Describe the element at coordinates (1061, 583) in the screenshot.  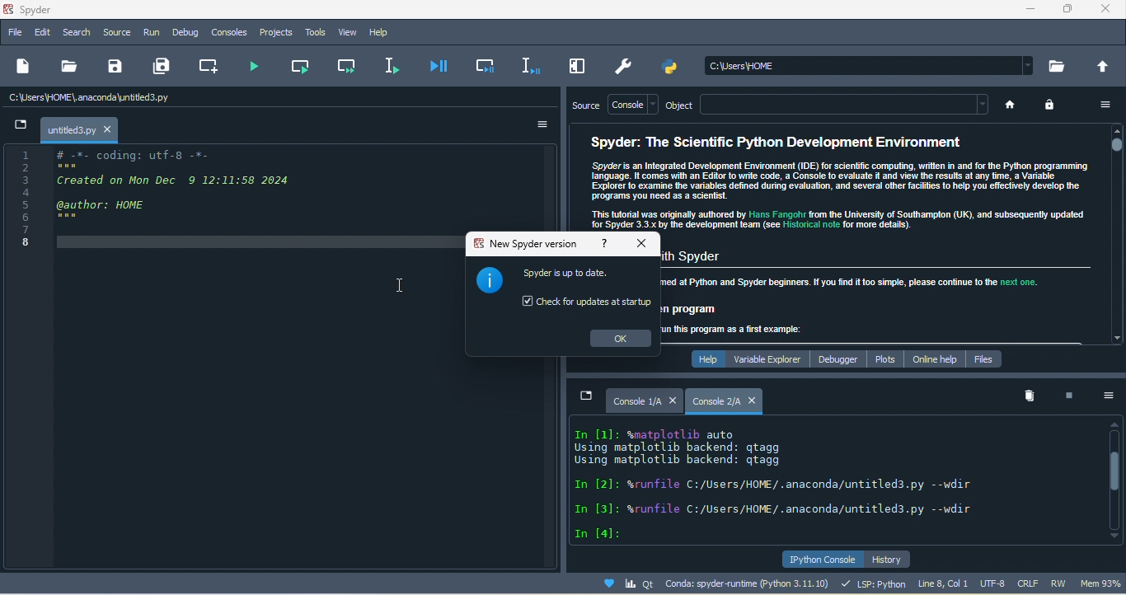
I see `rw` at that location.